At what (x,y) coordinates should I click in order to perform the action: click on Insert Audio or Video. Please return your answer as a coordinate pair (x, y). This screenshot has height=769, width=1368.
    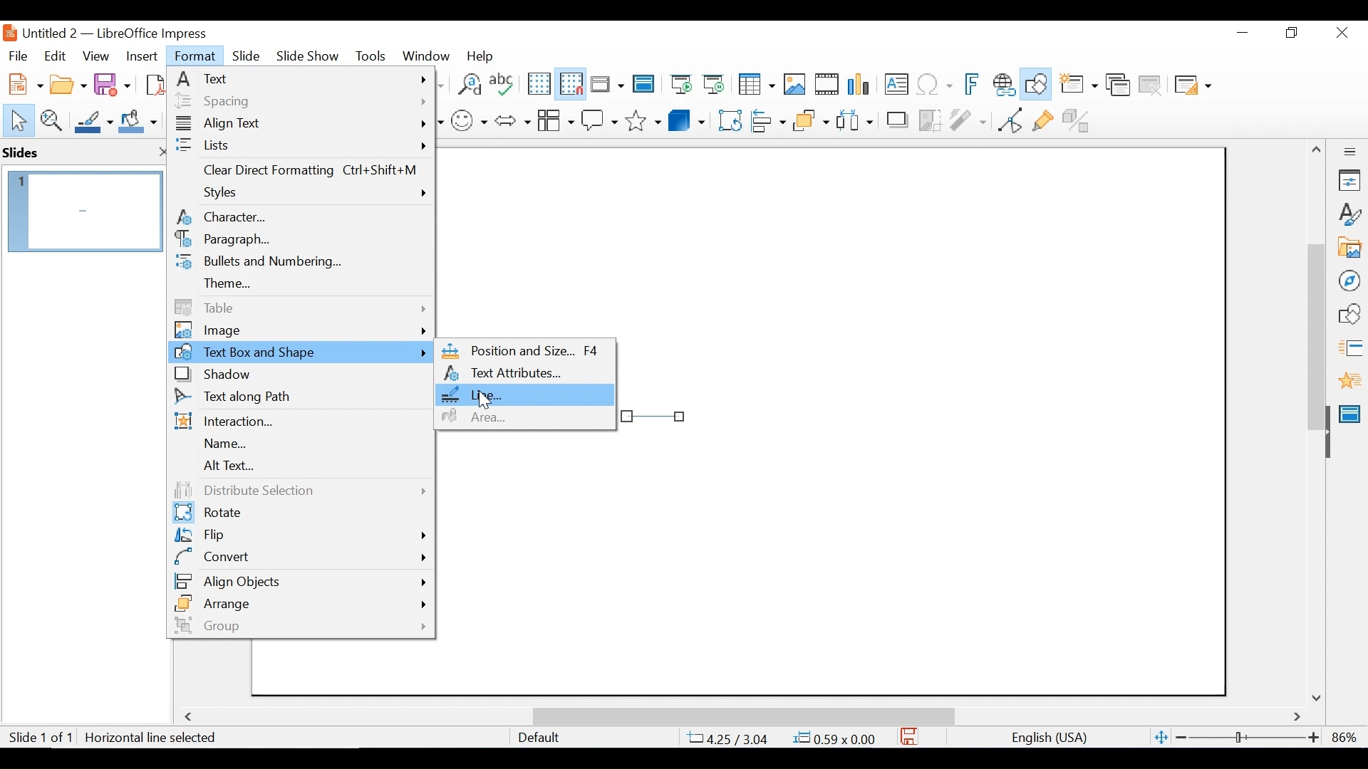
    Looking at the image, I should click on (827, 85).